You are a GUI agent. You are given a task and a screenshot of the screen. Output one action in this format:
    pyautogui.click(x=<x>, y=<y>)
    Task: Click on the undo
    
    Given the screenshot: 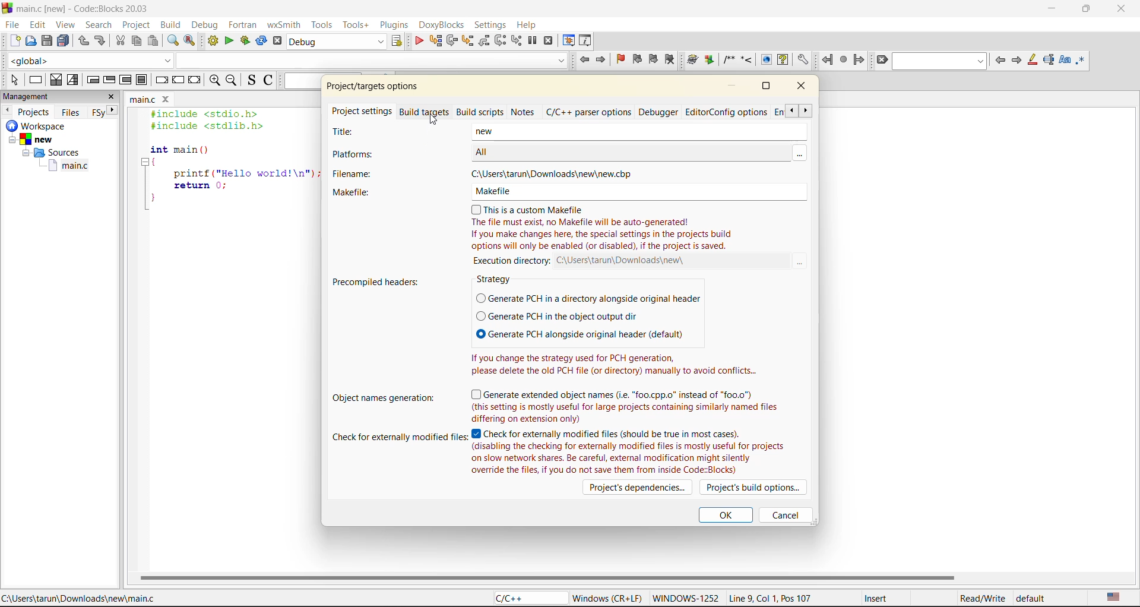 What is the action you would take?
    pyautogui.click(x=82, y=41)
    